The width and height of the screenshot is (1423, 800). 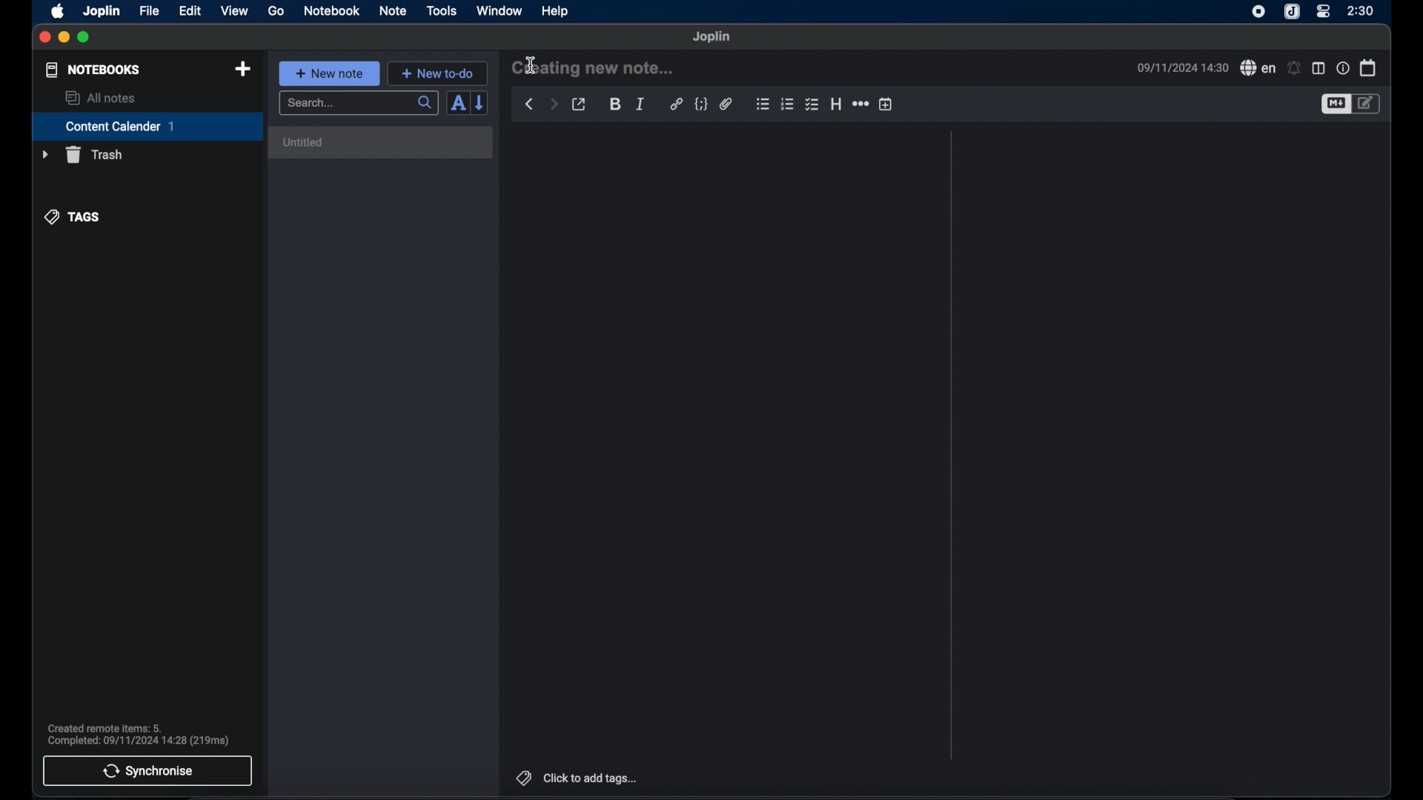 What do you see at coordinates (554, 103) in the screenshot?
I see `forward` at bounding box center [554, 103].